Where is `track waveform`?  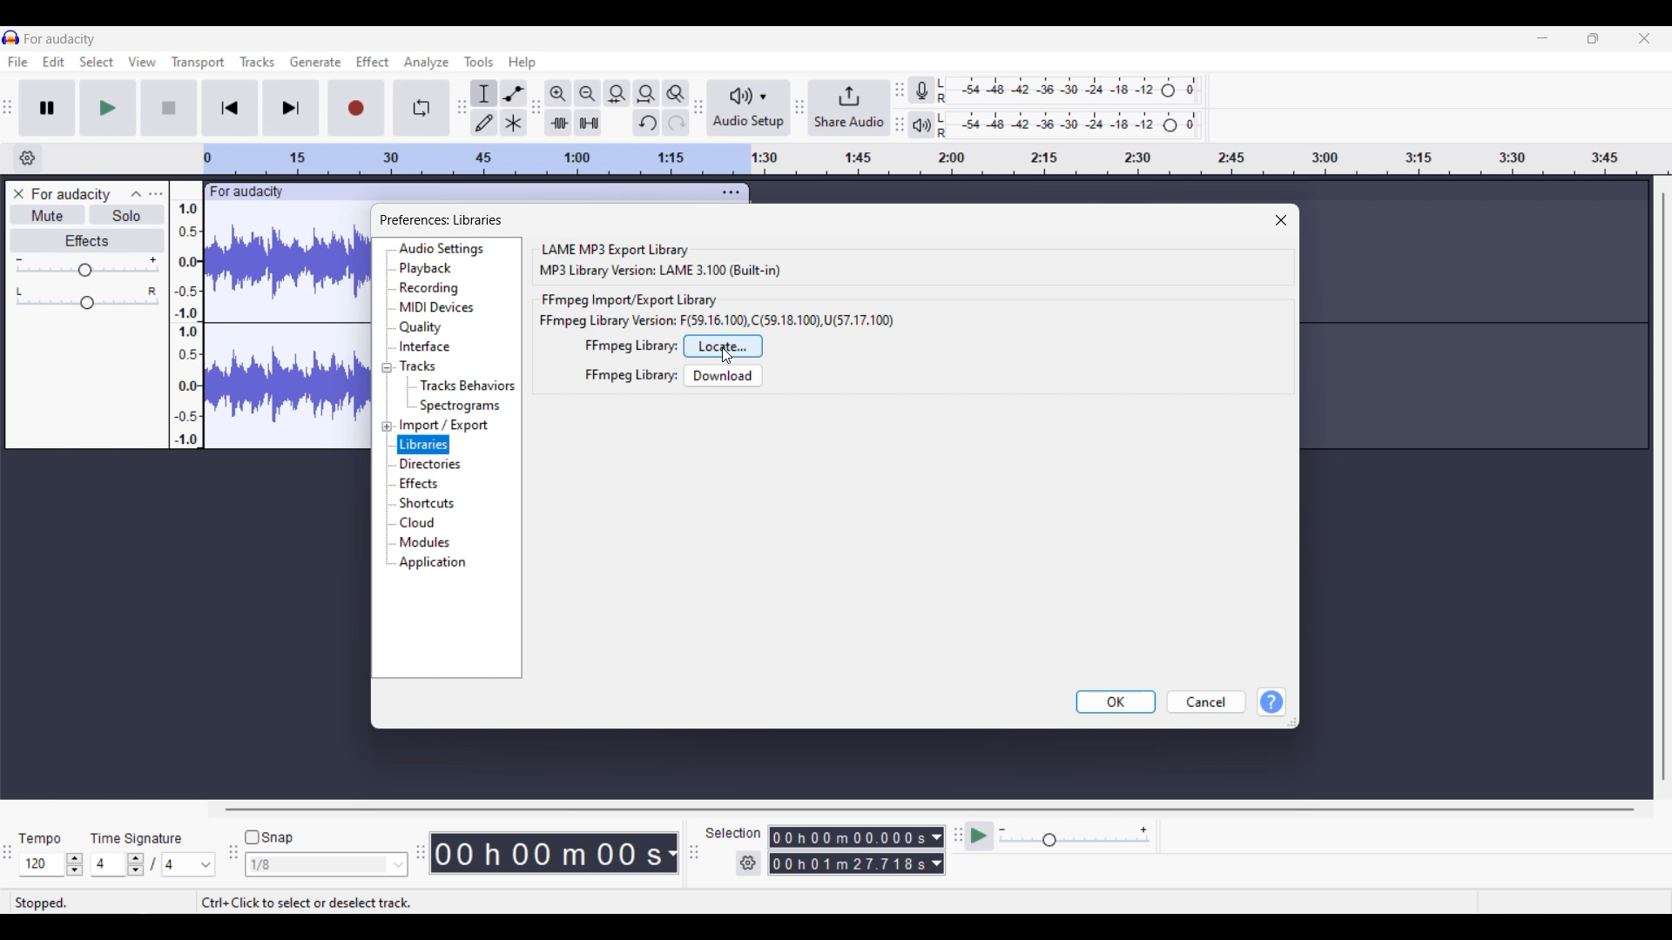
track waveform is located at coordinates (283, 330).